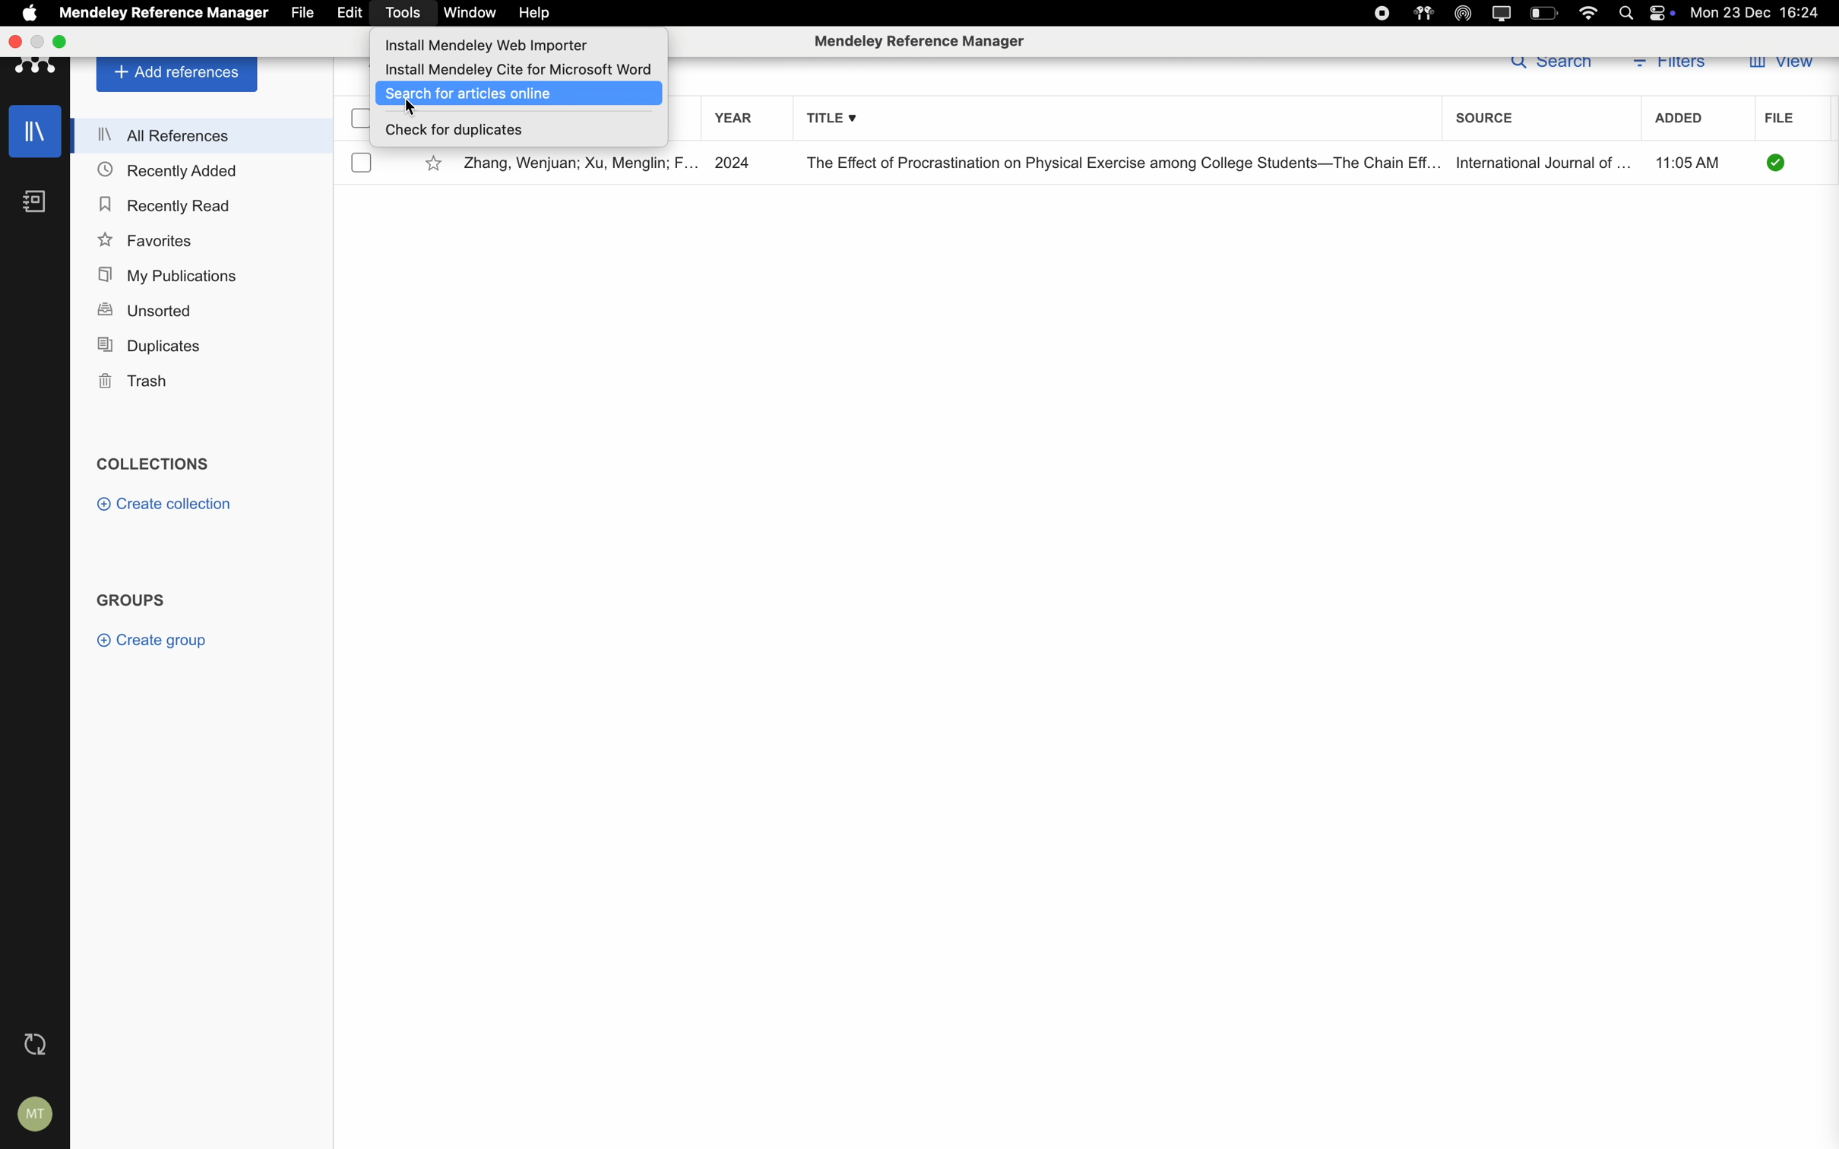 This screenshot has width=1839, height=1149. What do you see at coordinates (488, 46) in the screenshot?
I see `install Mendeley web importer` at bounding box center [488, 46].